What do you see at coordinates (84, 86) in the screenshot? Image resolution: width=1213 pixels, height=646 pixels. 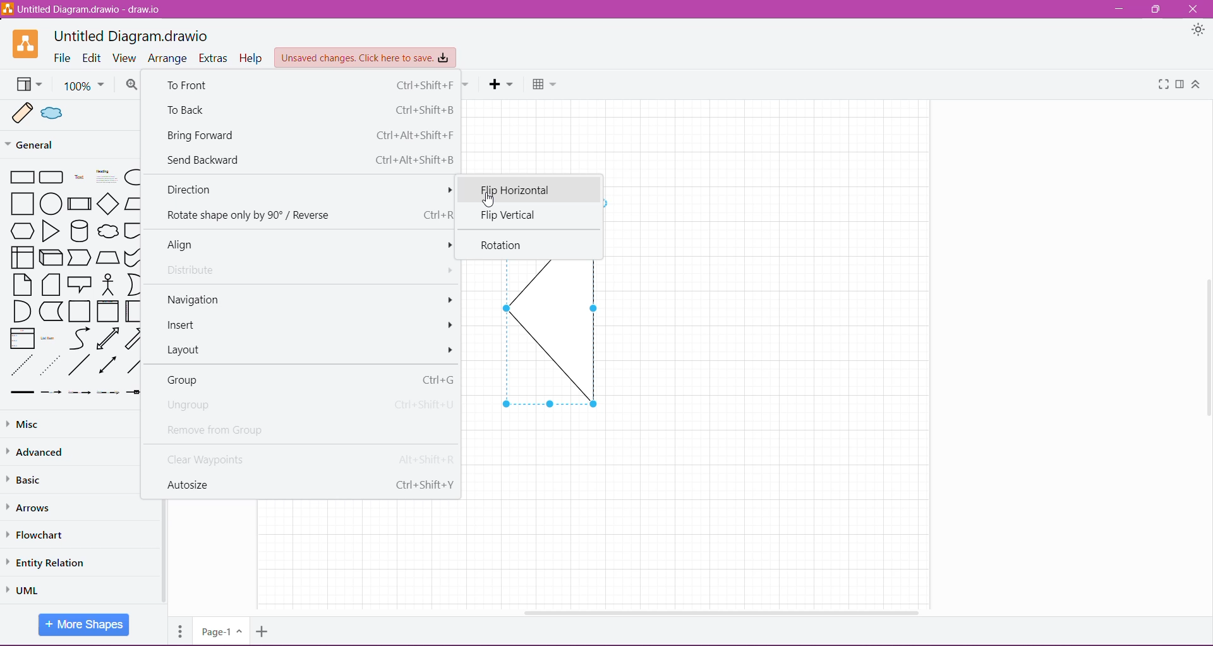 I see `100%` at bounding box center [84, 86].